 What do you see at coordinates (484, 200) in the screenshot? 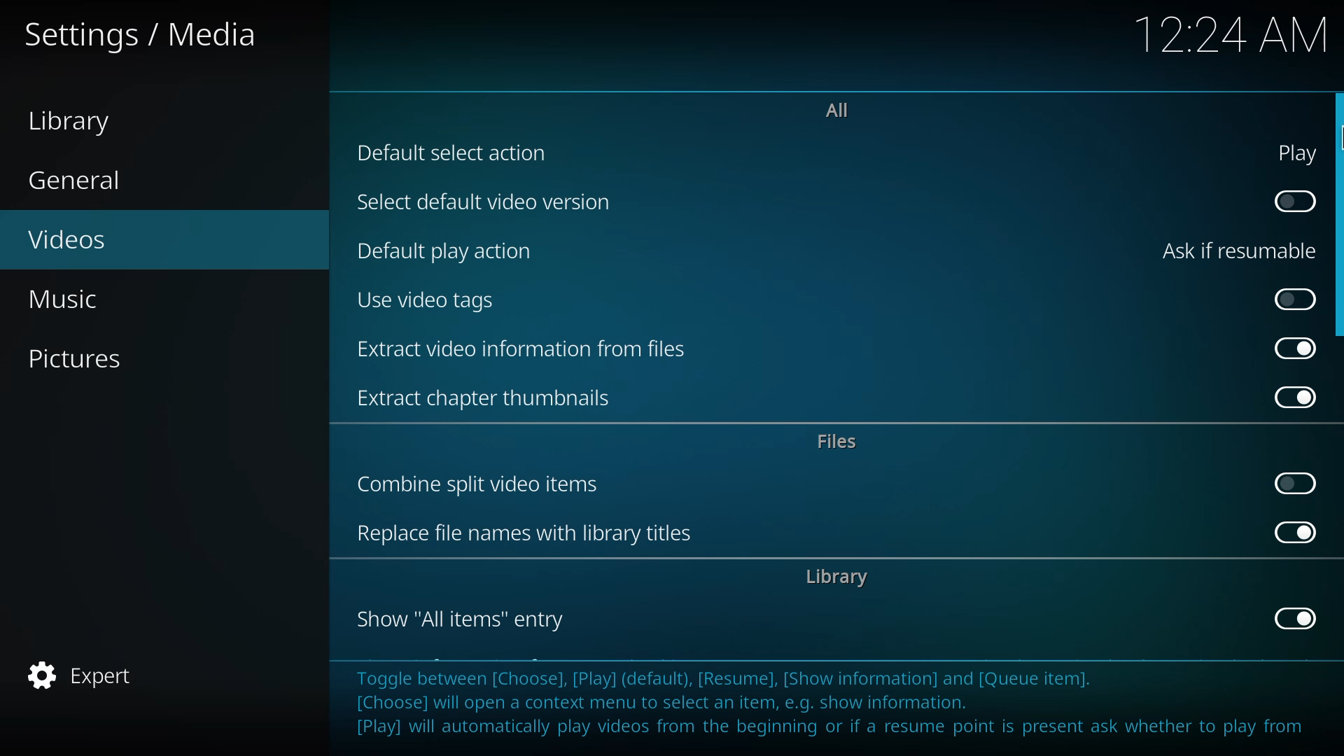
I see `select default video version` at bounding box center [484, 200].